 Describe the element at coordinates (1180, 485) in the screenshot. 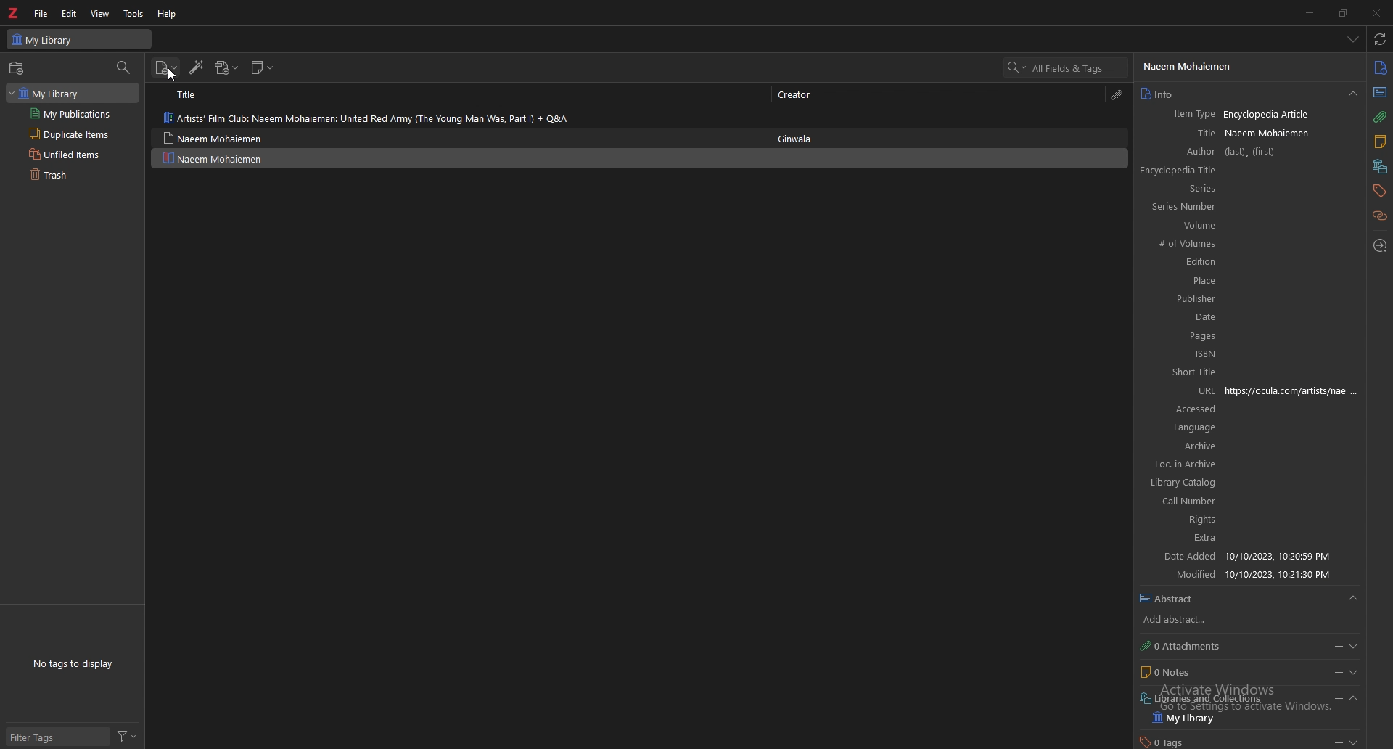

I see `library catalog` at that location.